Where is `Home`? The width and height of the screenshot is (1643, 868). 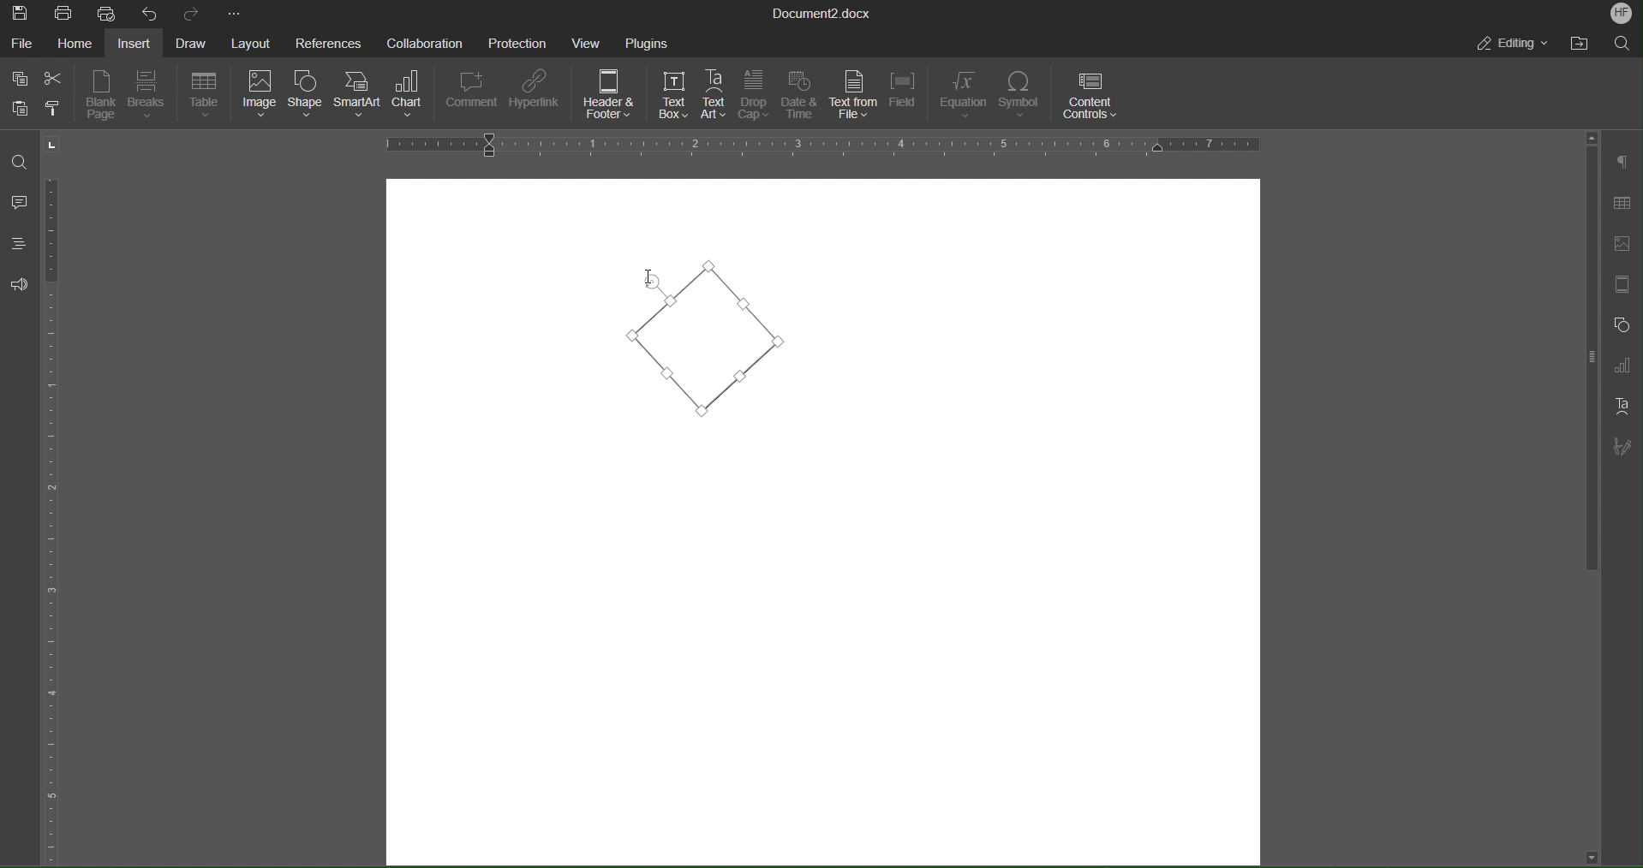 Home is located at coordinates (74, 42).